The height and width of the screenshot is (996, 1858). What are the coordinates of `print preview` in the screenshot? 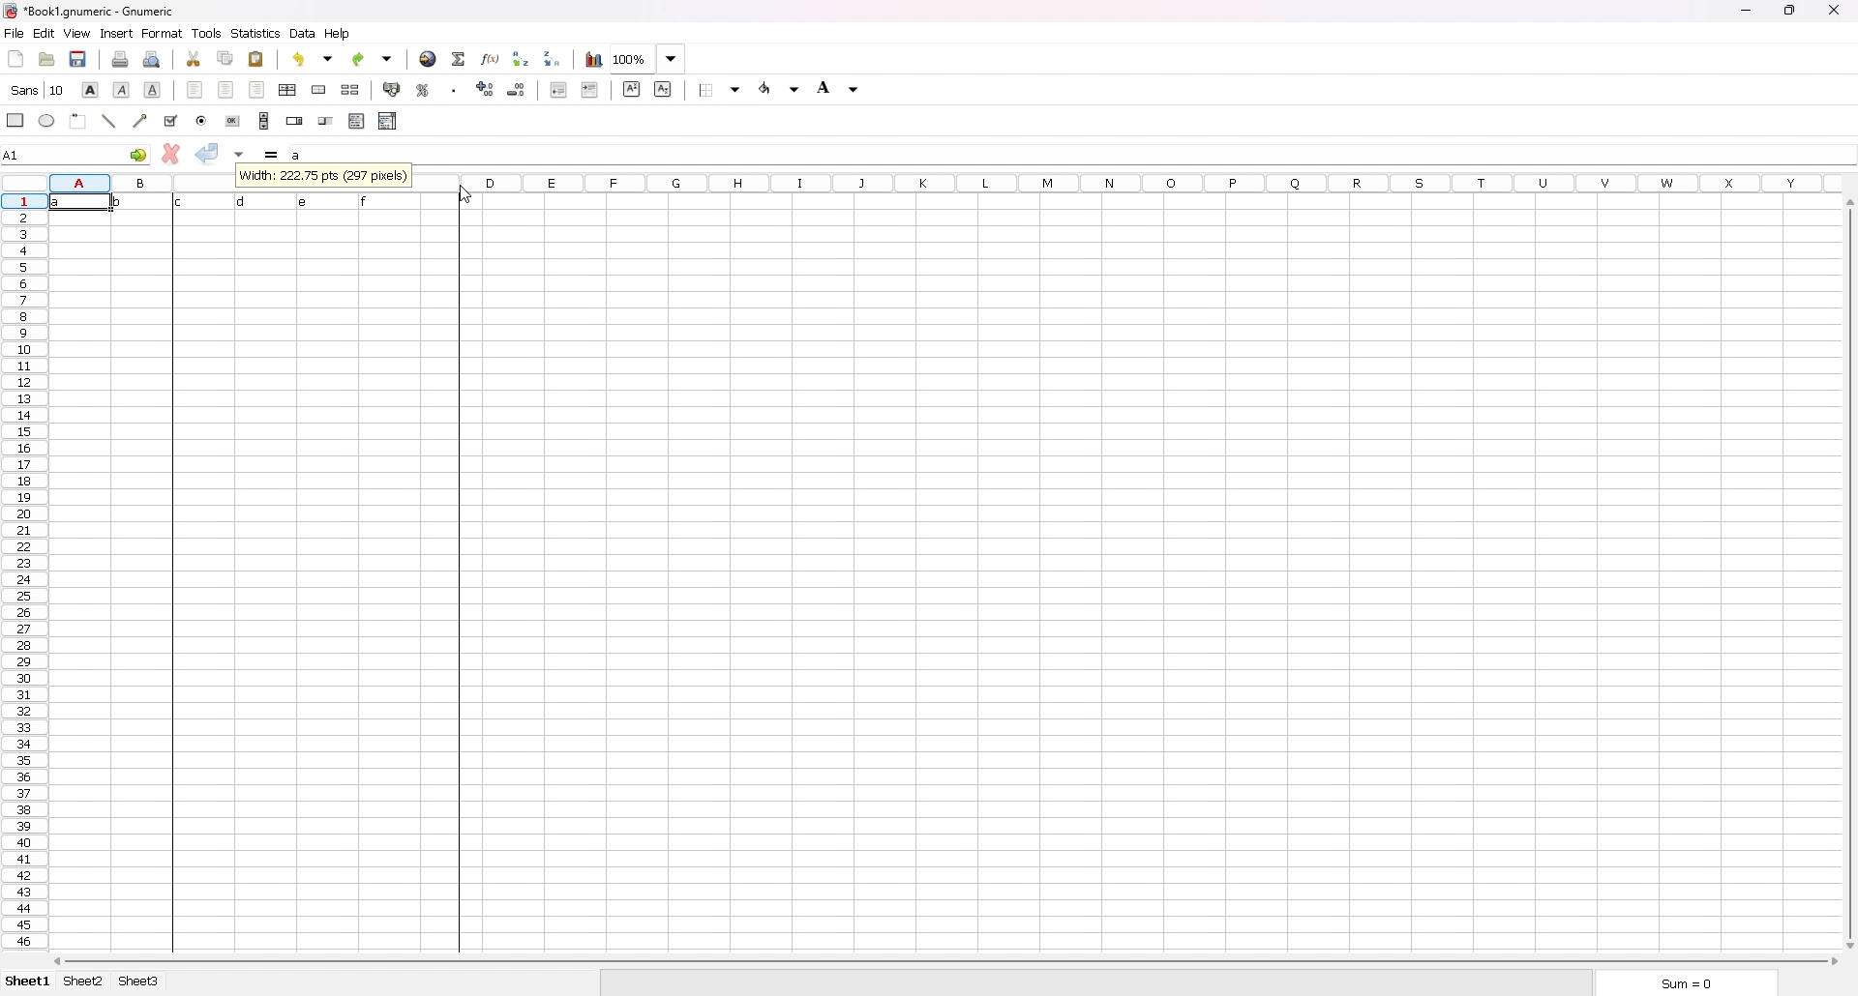 It's located at (151, 59).